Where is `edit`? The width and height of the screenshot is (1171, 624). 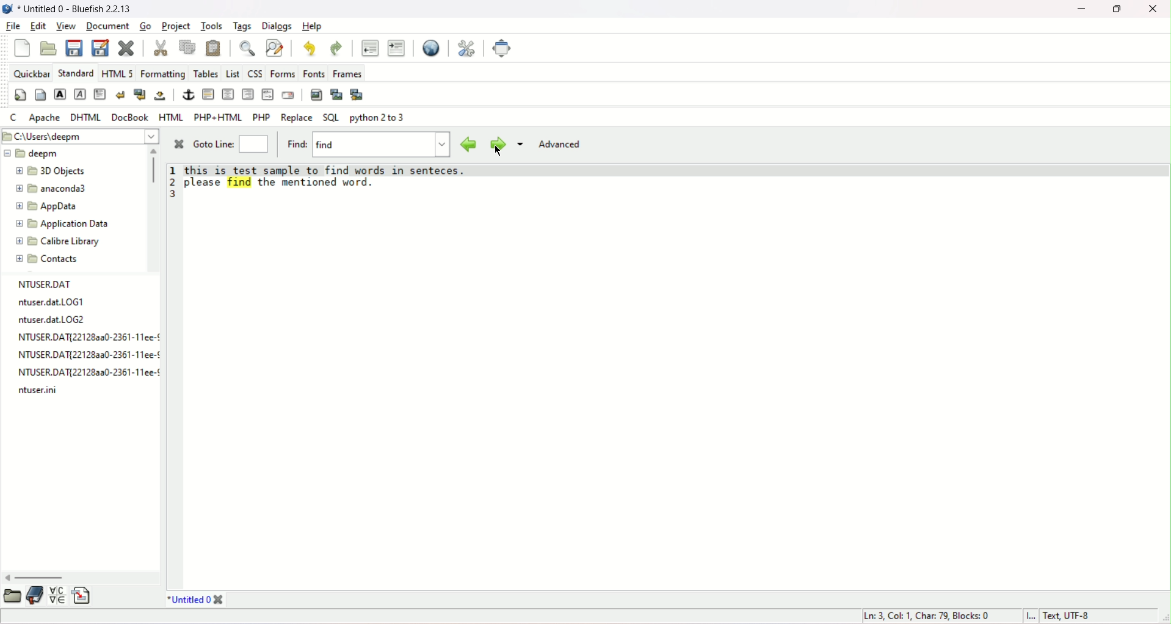 edit is located at coordinates (40, 25).